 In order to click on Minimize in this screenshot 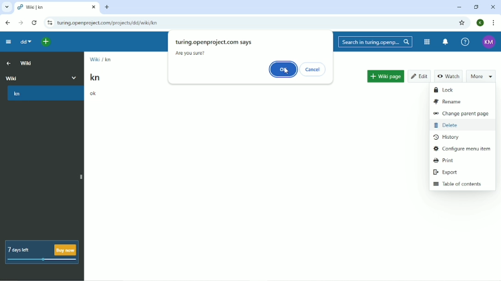, I will do `click(458, 7)`.